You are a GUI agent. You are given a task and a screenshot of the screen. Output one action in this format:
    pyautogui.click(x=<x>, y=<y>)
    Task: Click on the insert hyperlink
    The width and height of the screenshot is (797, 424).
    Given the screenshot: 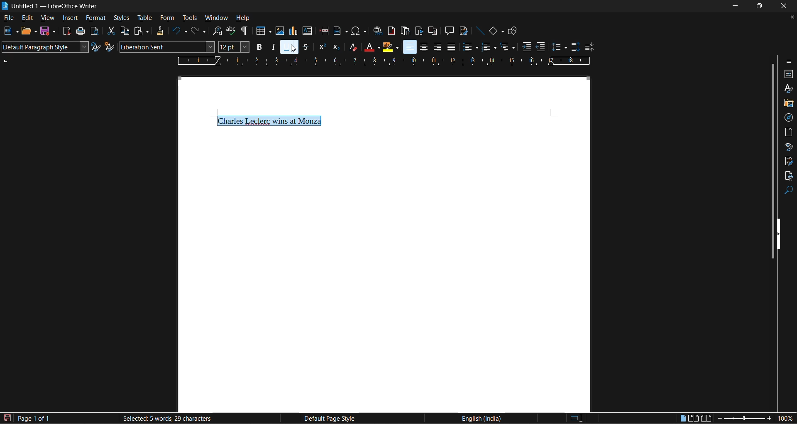 What is the action you would take?
    pyautogui.click(x=377, y=31)
    